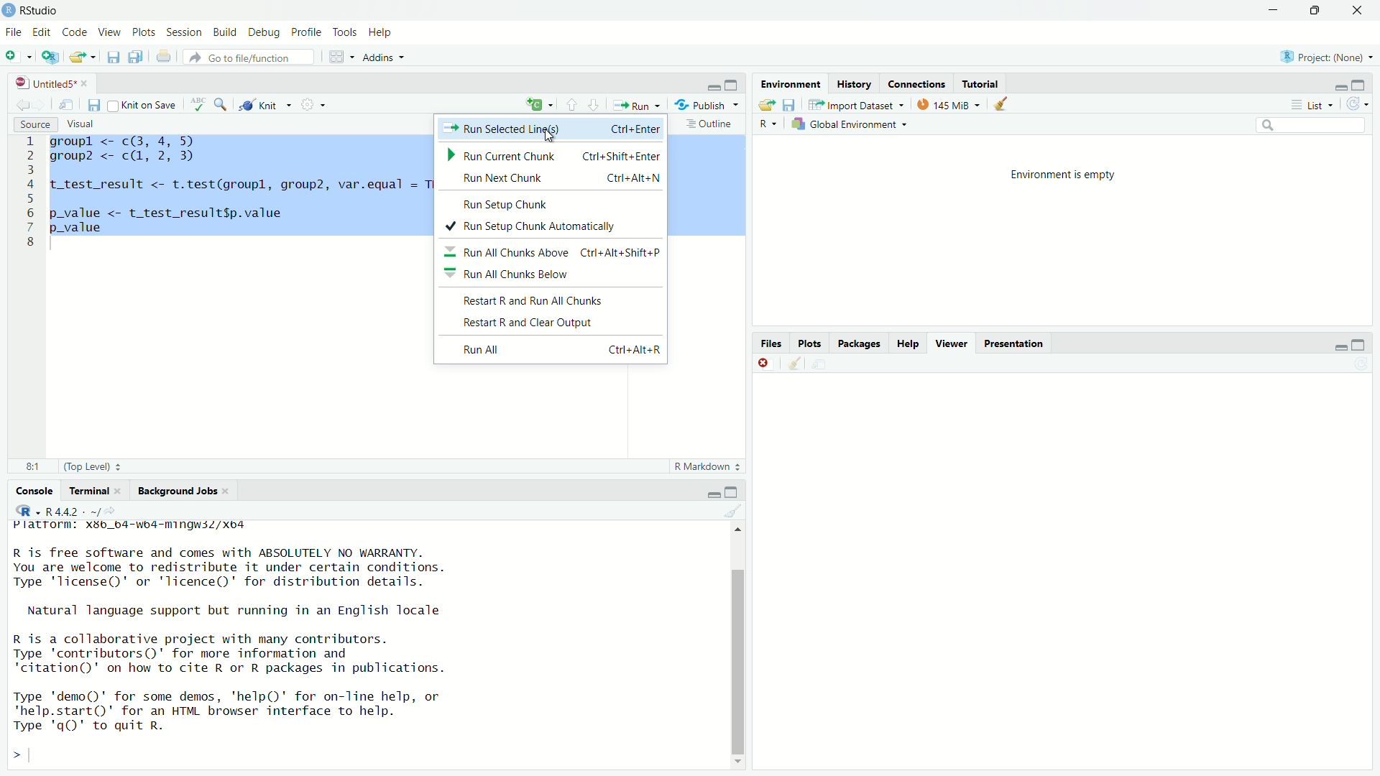 The width and height of the screenshot is (1380, 776). Describe the element at coordinates (346, 31) in the screenshot. I see `Tools` at that location.